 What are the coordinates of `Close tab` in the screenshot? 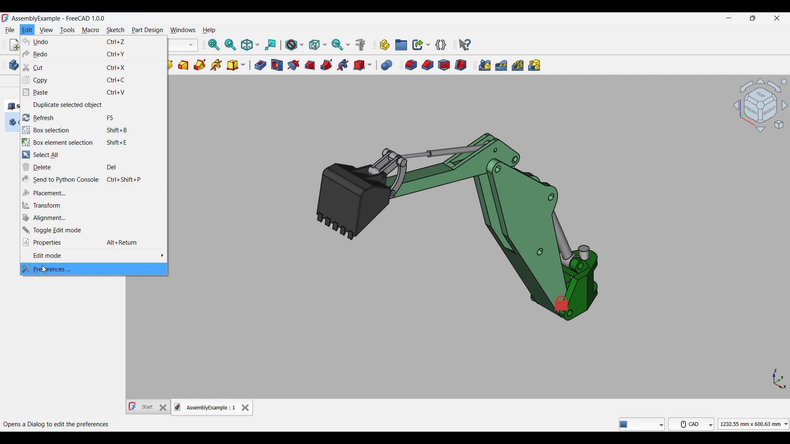 It's located at (246, 408).